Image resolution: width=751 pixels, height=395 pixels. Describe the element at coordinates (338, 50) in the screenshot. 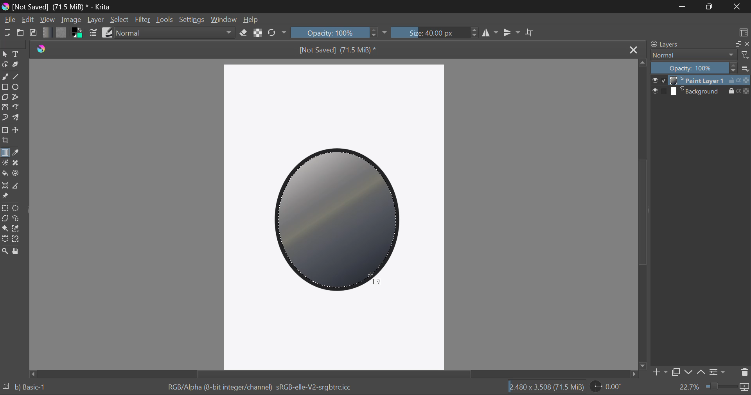

I see `[Not Saved] (71.5 MiB) *` at that location.